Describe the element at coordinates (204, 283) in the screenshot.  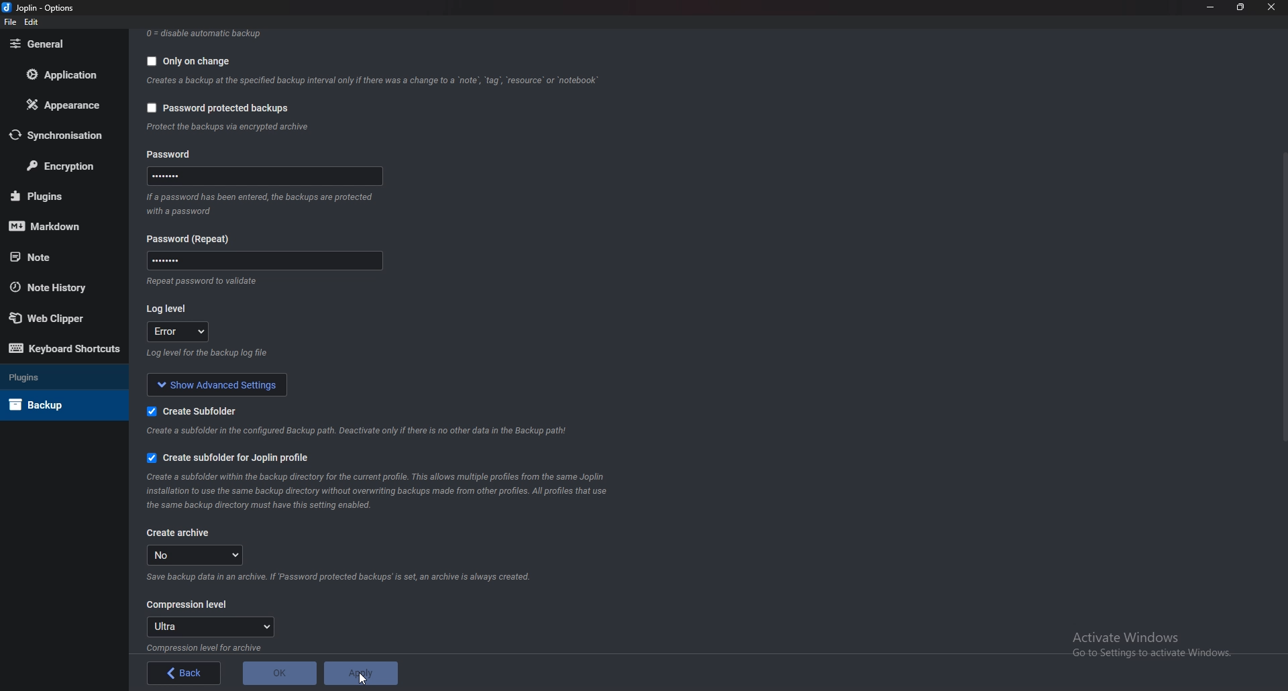
I see `Info` at that location.